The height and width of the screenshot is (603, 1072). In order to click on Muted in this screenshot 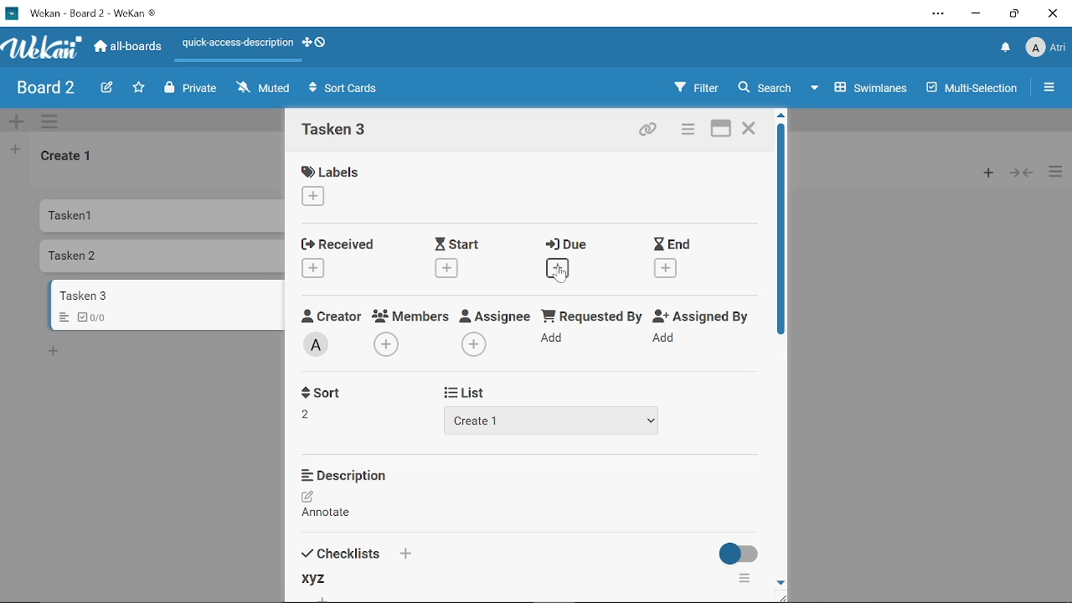, I will do `click(262, 89)`.